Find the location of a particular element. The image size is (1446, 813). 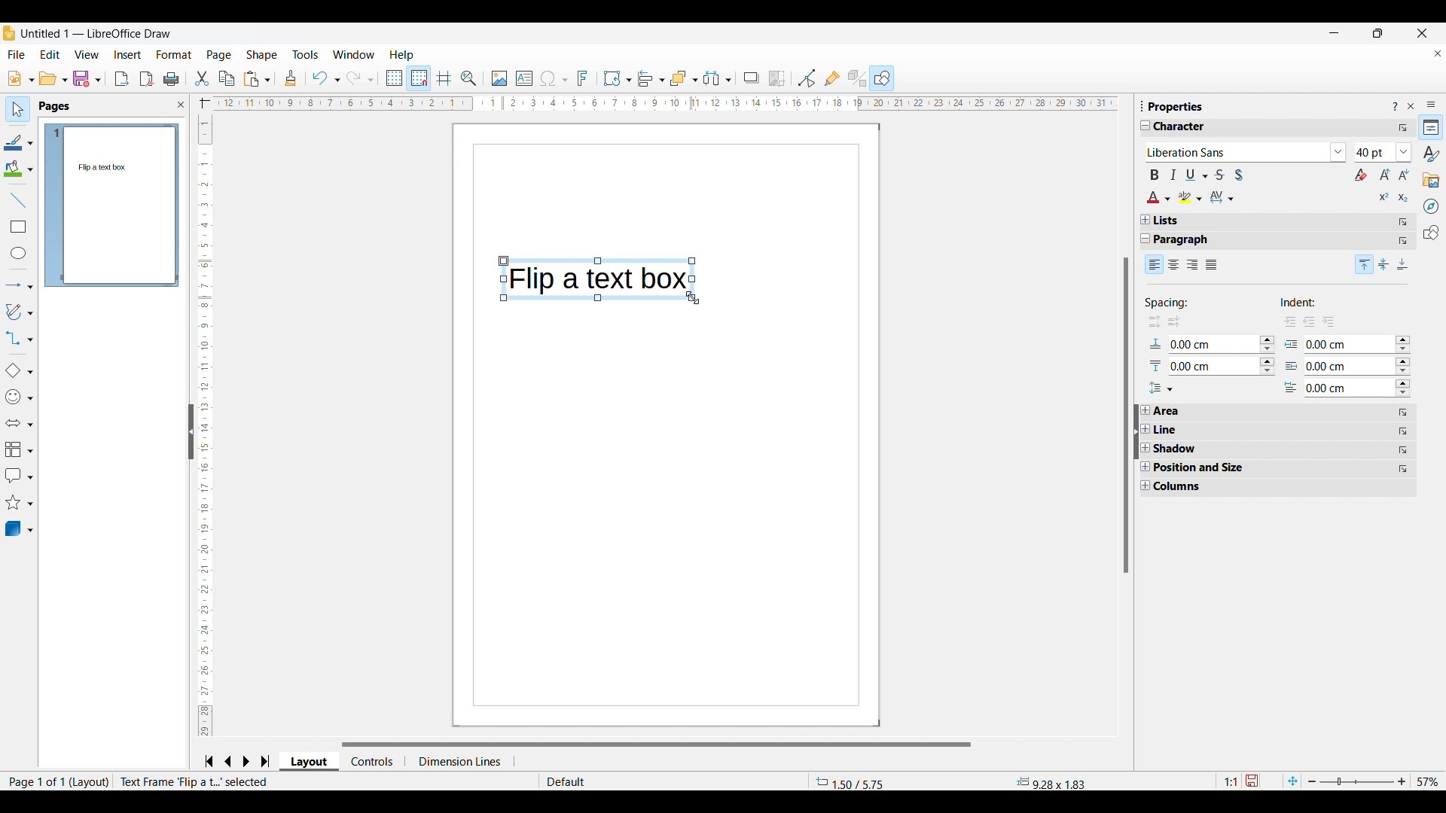

Top alignment is located at coordinates (1365, 264).